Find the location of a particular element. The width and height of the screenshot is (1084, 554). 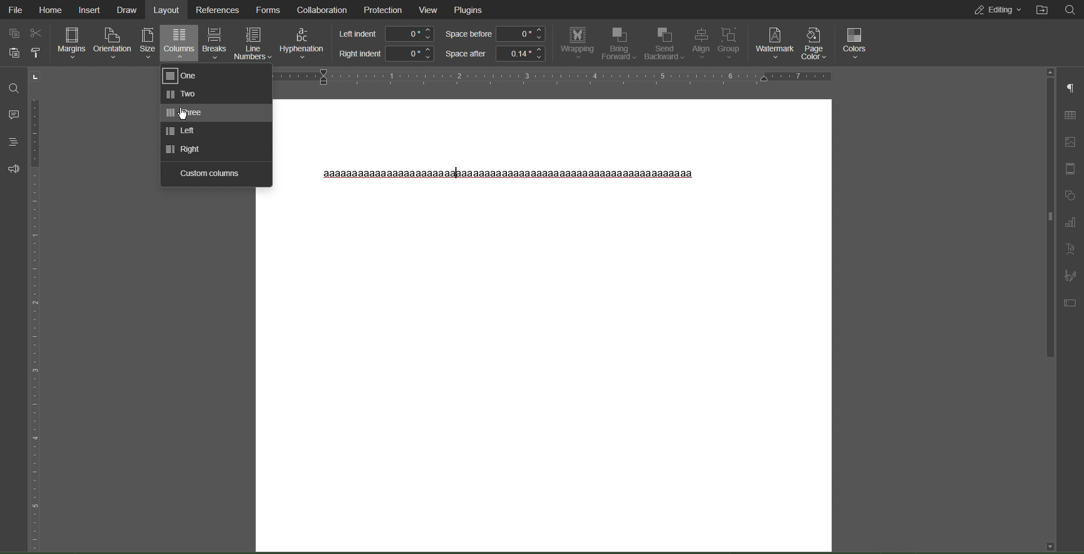

Vertical Ruler is located at coordinates (39, 310).